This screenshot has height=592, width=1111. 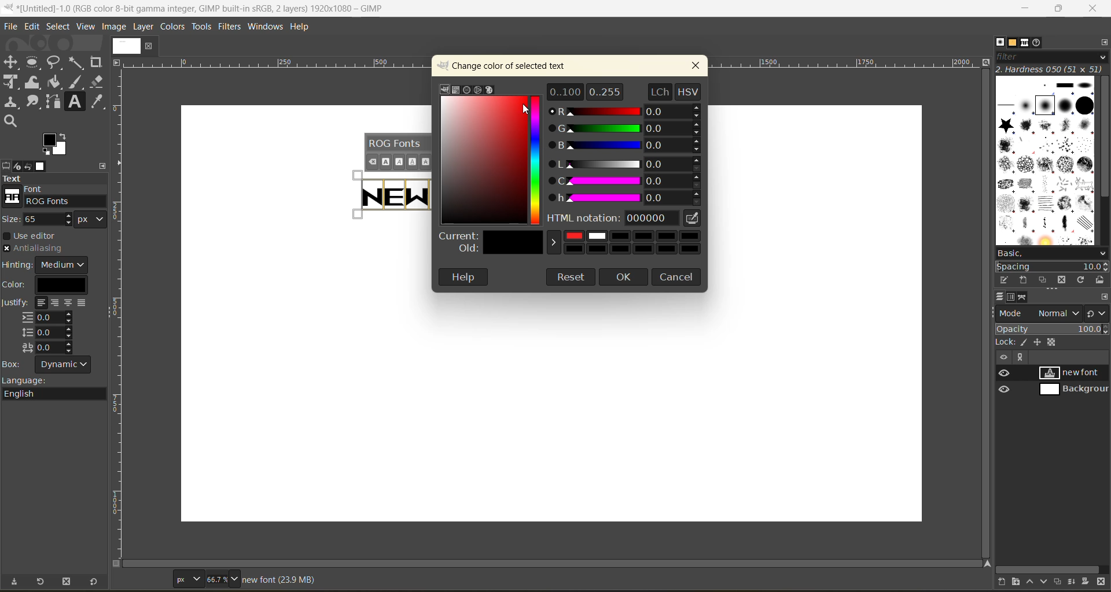 I want to click on font, so click(x=58, y=196).